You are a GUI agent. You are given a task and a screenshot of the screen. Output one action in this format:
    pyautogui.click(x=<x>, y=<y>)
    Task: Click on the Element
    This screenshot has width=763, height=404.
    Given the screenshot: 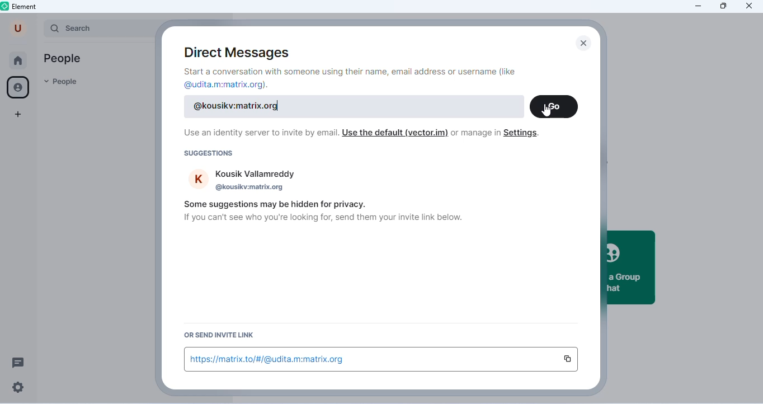 What is the action you would take?
    pyautogui.click(x=20, y=7)
    